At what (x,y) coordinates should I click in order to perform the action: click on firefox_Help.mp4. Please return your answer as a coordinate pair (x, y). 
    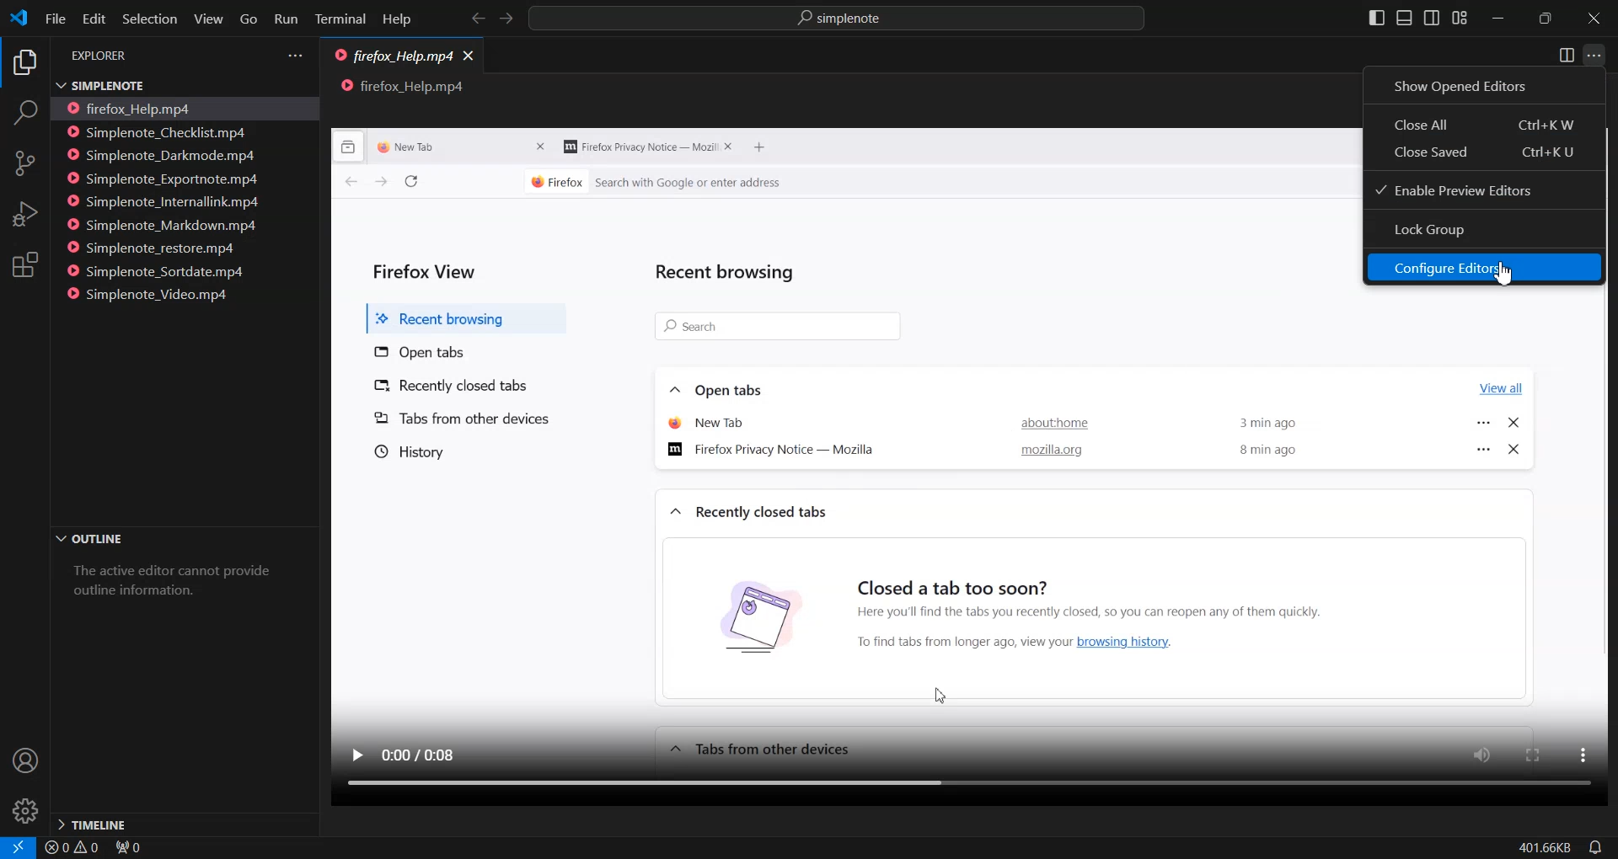
    Looking at the image, I should click on (393, 57).